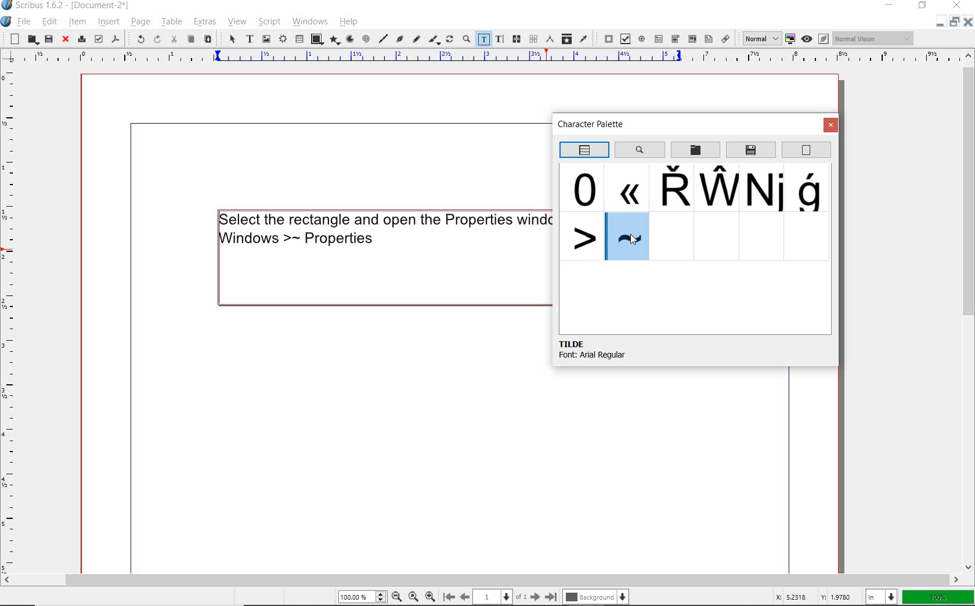 This screenshot has height=606, width=975. What do you see at coordinates (584, 38) in the screenshot?
I see `eye dropper` at bounding box center [584, 38].